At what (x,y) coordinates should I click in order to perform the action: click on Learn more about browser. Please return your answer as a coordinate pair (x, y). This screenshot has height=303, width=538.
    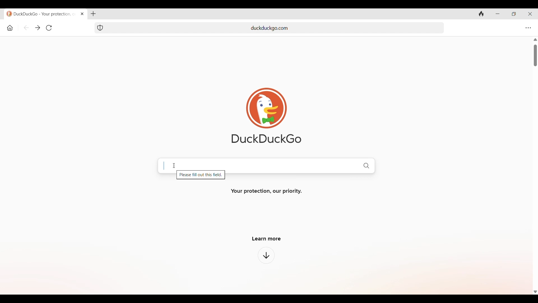
    Looking at the image, I should click on (266, 255).